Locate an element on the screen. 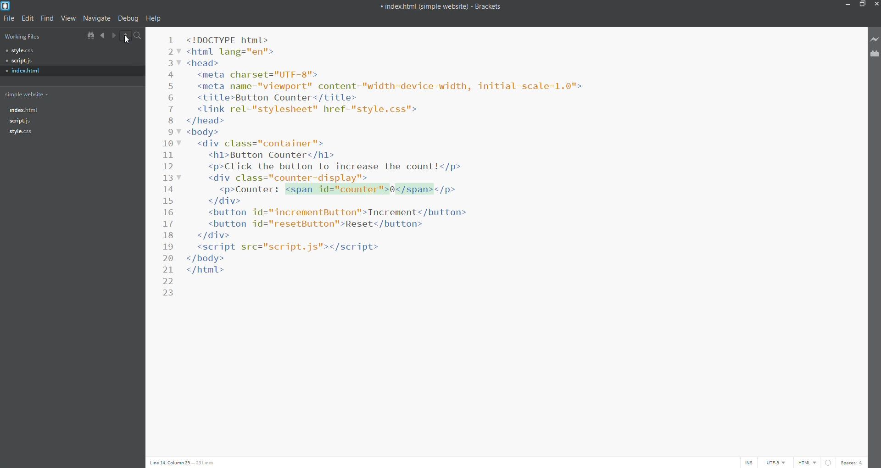 The image size is (881, 468). navigate forward is located at coordinates (114, 35).